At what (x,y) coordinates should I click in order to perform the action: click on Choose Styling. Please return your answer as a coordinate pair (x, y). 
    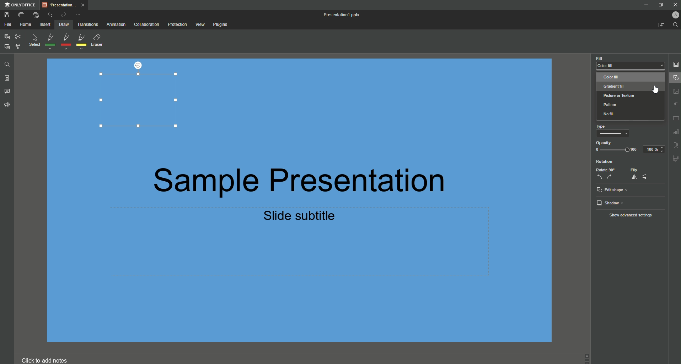
    Looking at the image, I should click on (17, 46).